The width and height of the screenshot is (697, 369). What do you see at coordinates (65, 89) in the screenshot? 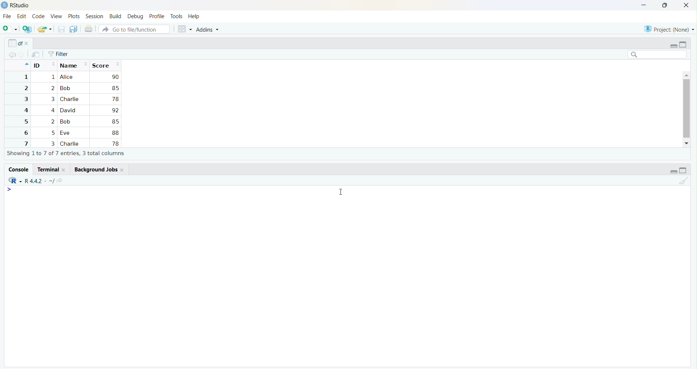
I see `Bob` at bounding box center [65, 89].